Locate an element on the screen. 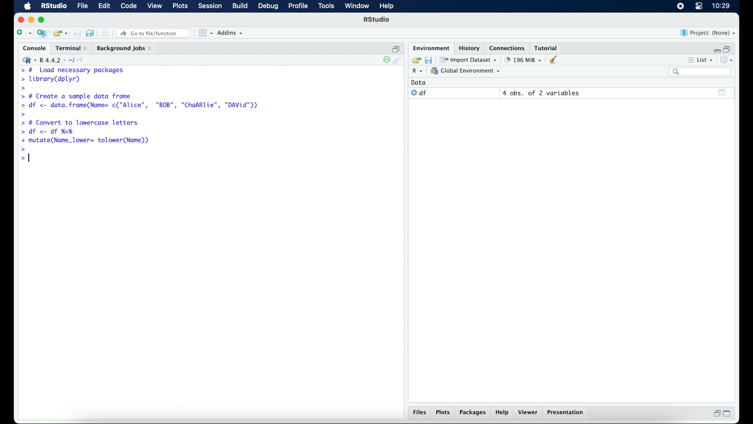 The height and width of the screenshot is (424, 753). build is located at coordinates (240, 6).